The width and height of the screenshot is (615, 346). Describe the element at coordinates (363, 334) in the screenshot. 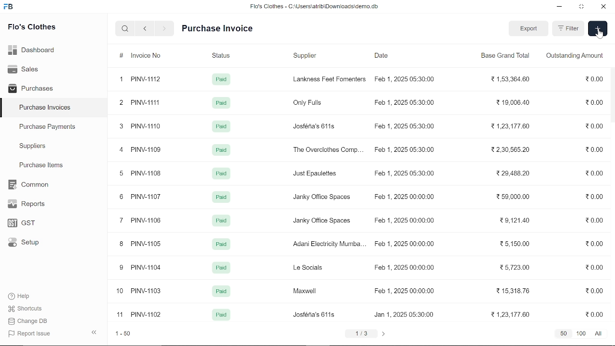

I see `1/3` at that location.